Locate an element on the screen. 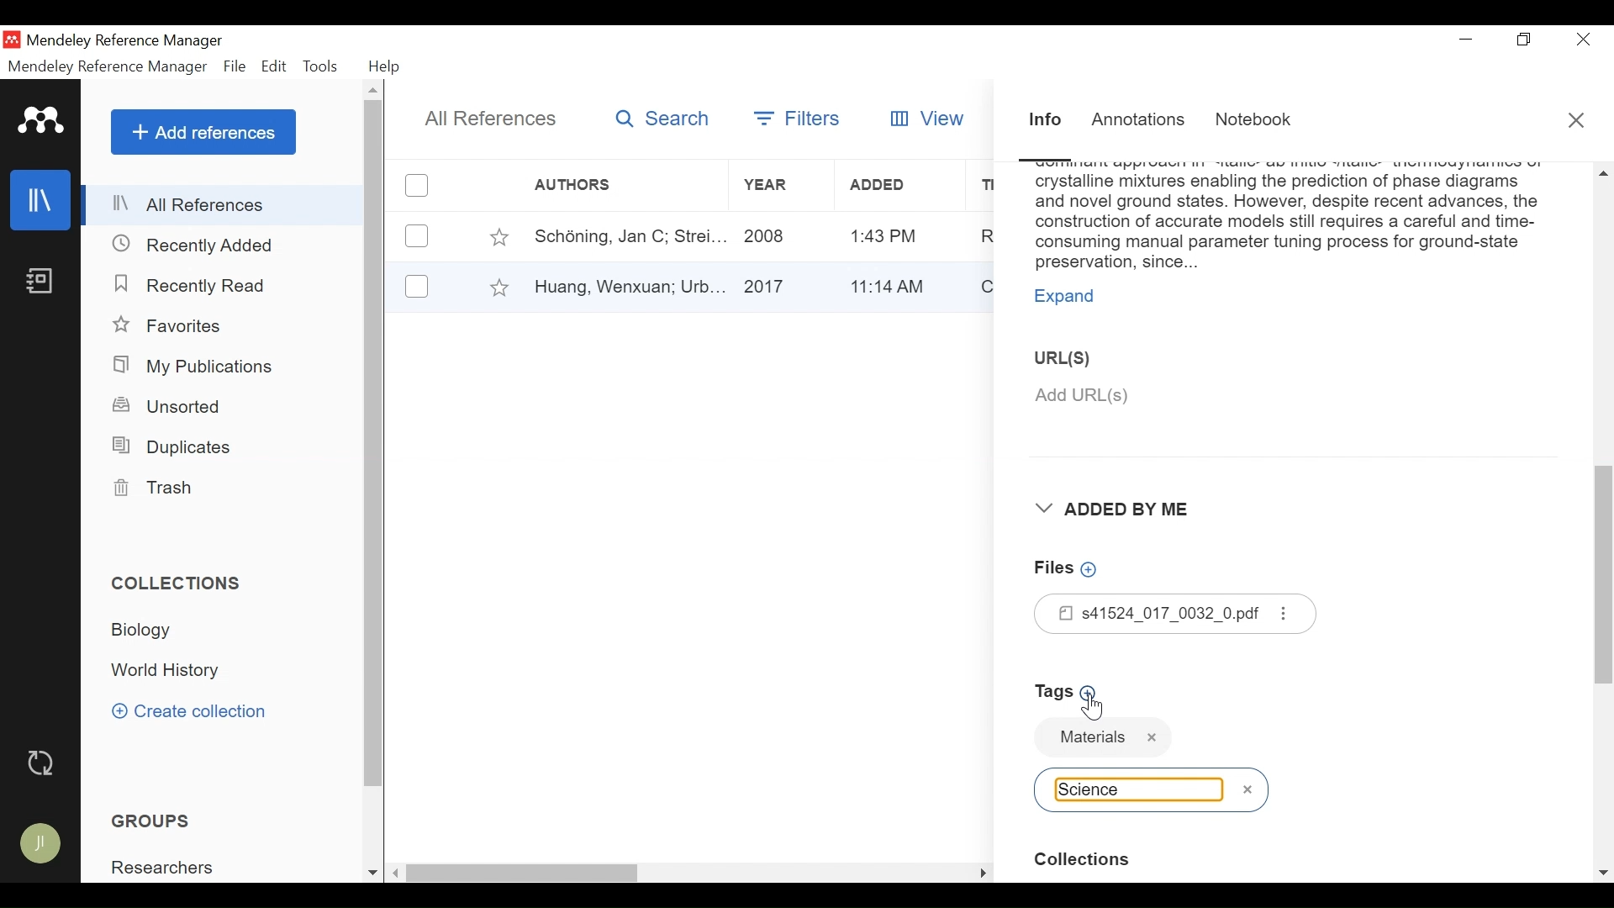 The height and width of the screenshot is (908, 1614). Scroll down is located at coordinates (372, 874).